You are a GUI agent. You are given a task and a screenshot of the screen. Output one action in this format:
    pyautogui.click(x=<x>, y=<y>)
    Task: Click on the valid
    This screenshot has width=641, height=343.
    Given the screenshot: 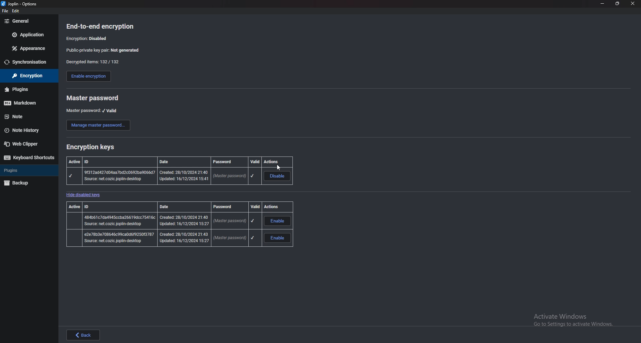 What is the action you would take?
    pyautogui.click(x=254, y=161)
    